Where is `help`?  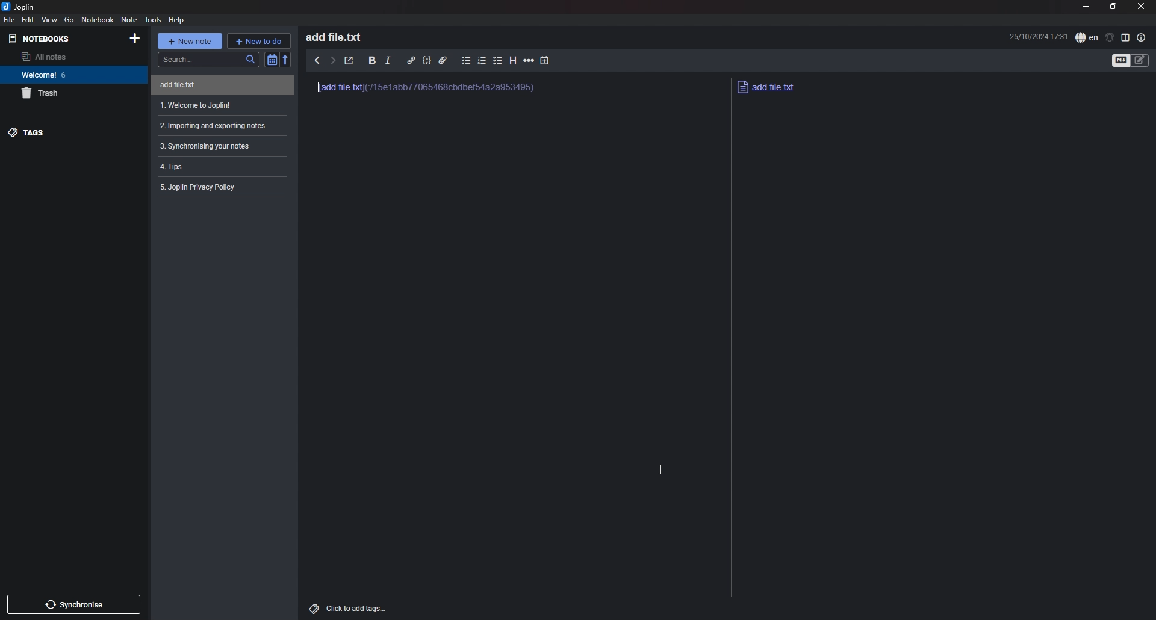
help is located at coordinates (176, 20).